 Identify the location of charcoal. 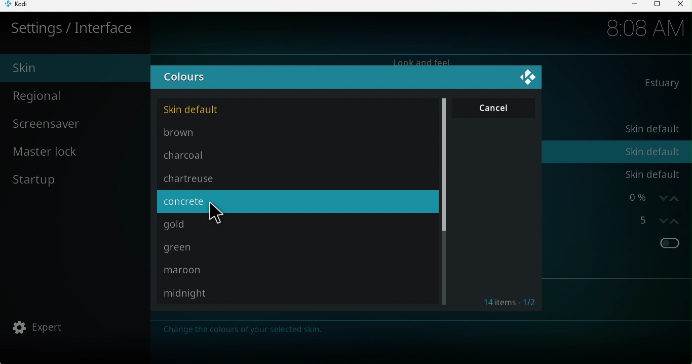
(294, 155).